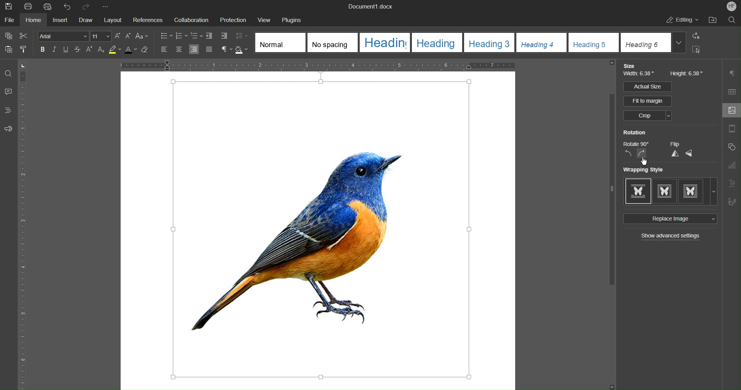 The width and height of the screenshot is (741, 390). I want to click on Table, so click(732, 91).